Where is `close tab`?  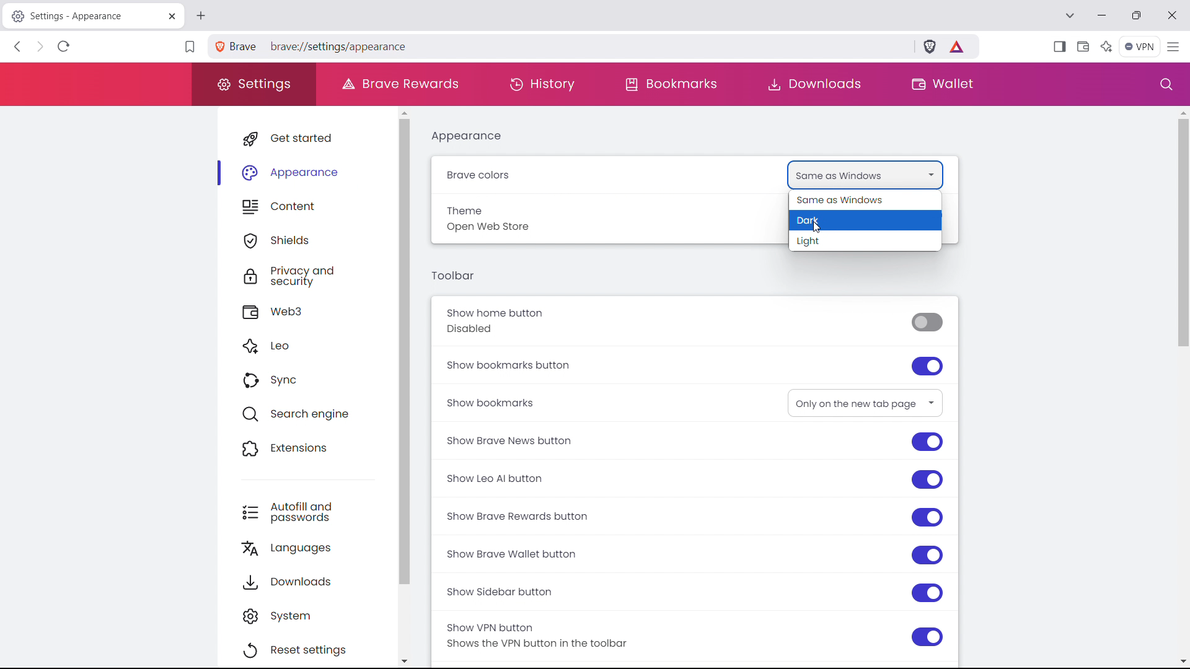 close tab is located at coordinates (172, 17).